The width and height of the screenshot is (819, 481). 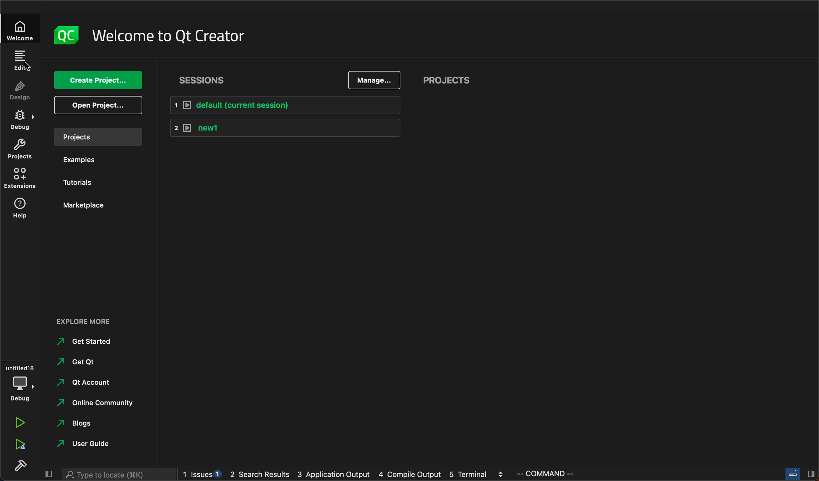 What do you see at coordinates (284, 128) in the screenshot?
I see `new1` at bounding box center [284, 128].